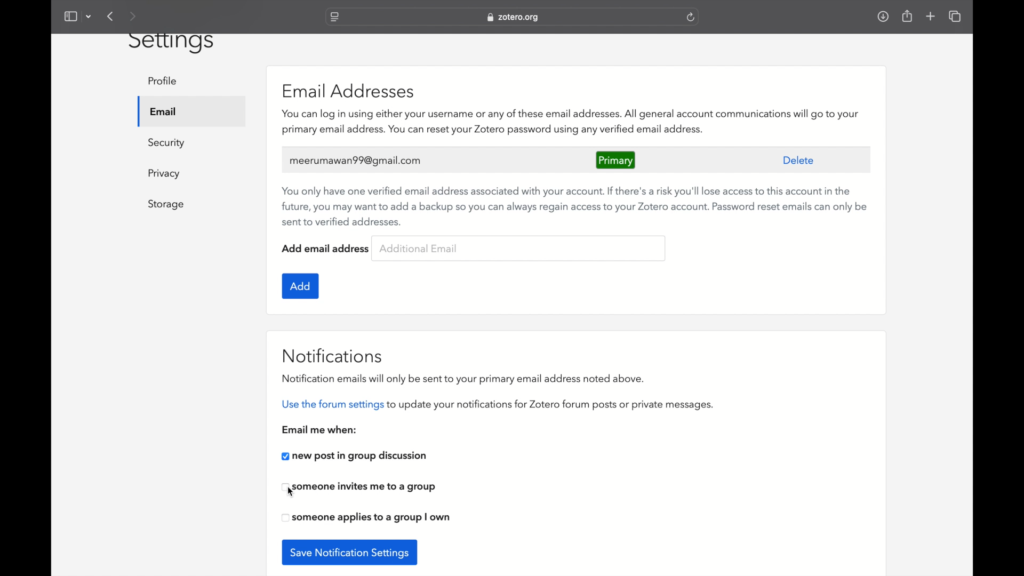  I want to click on email me when:, so click(318, 430).